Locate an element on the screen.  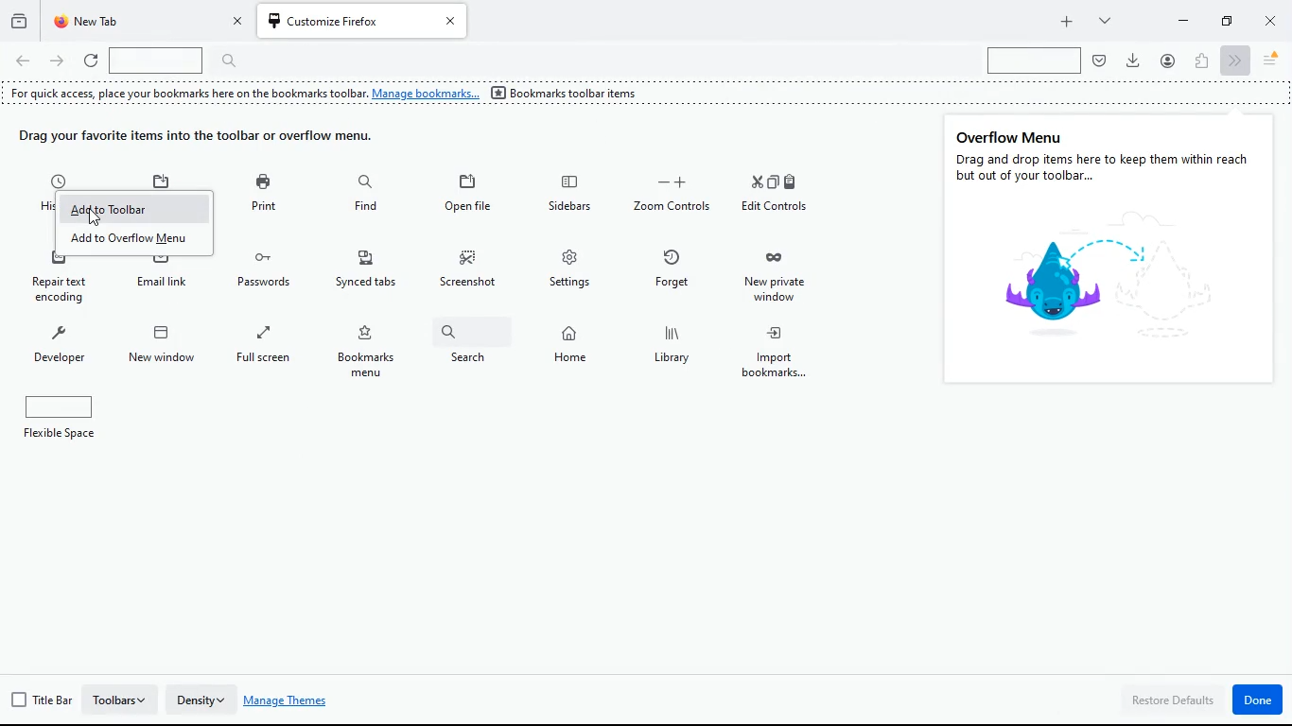
settings is located at coordinates (574, 269).